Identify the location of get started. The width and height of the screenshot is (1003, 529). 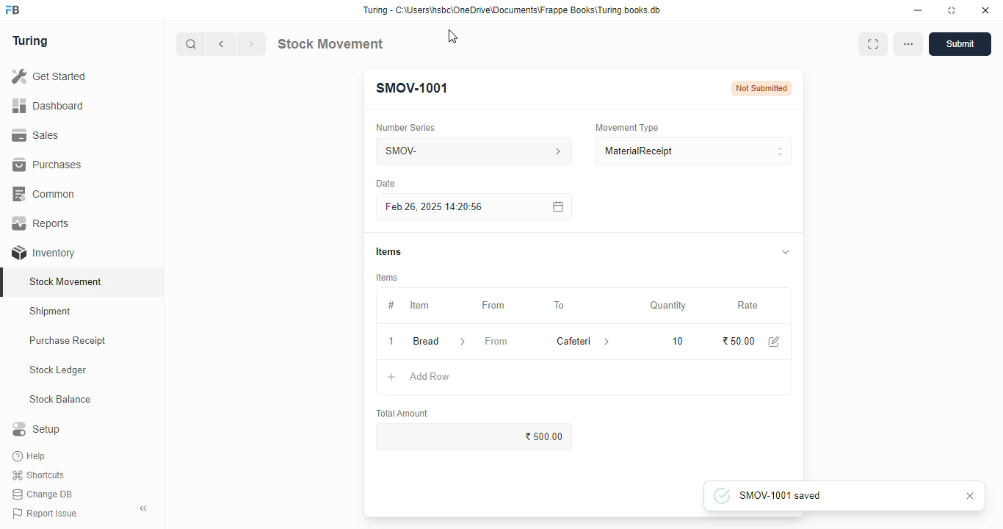
(50, 76).